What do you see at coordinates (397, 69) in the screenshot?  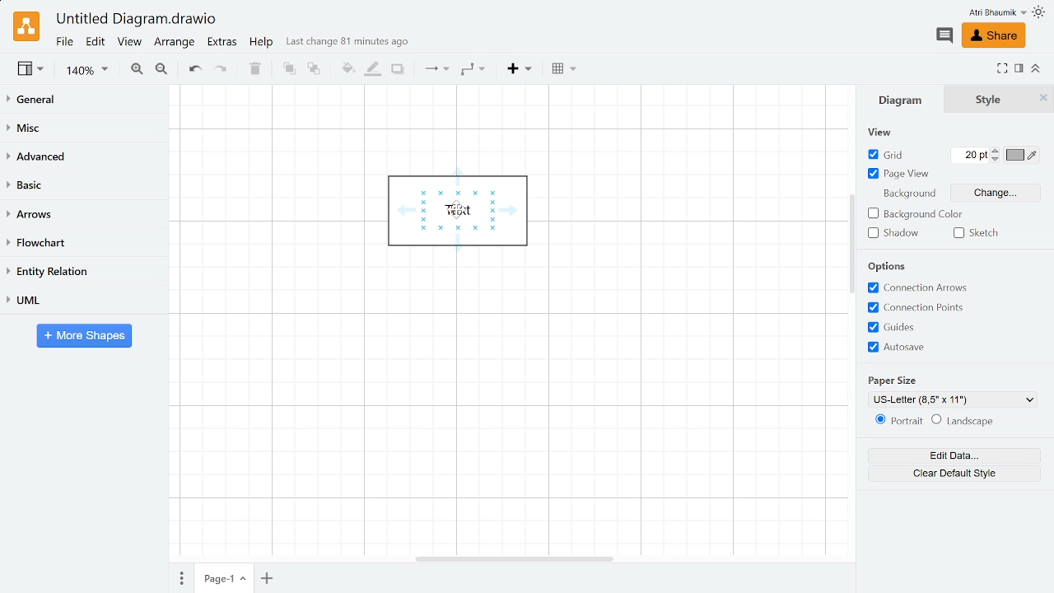 I see `Shadow` at bounding box center [397, 69].